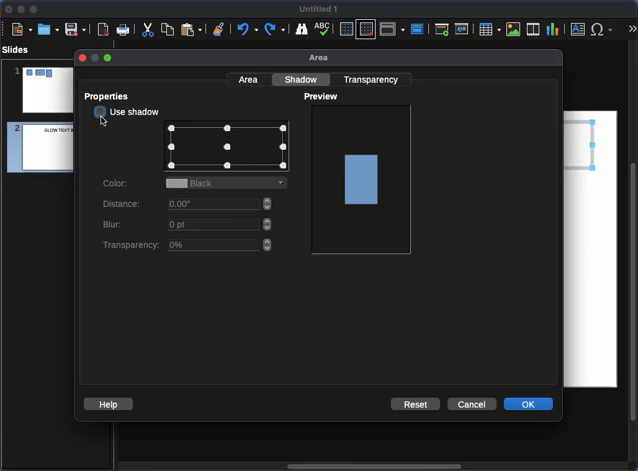  I want to click on Image, so click(362, 178).